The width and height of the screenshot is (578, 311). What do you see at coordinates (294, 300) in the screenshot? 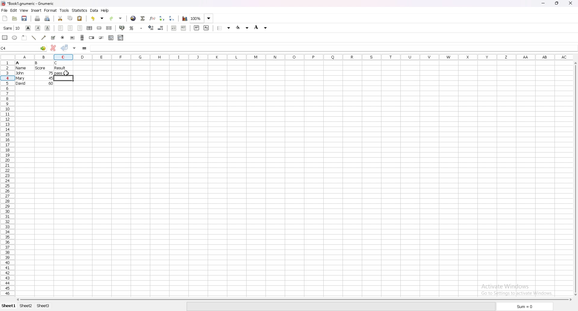
I see `scroll bar` at bounding box center [294, 300].